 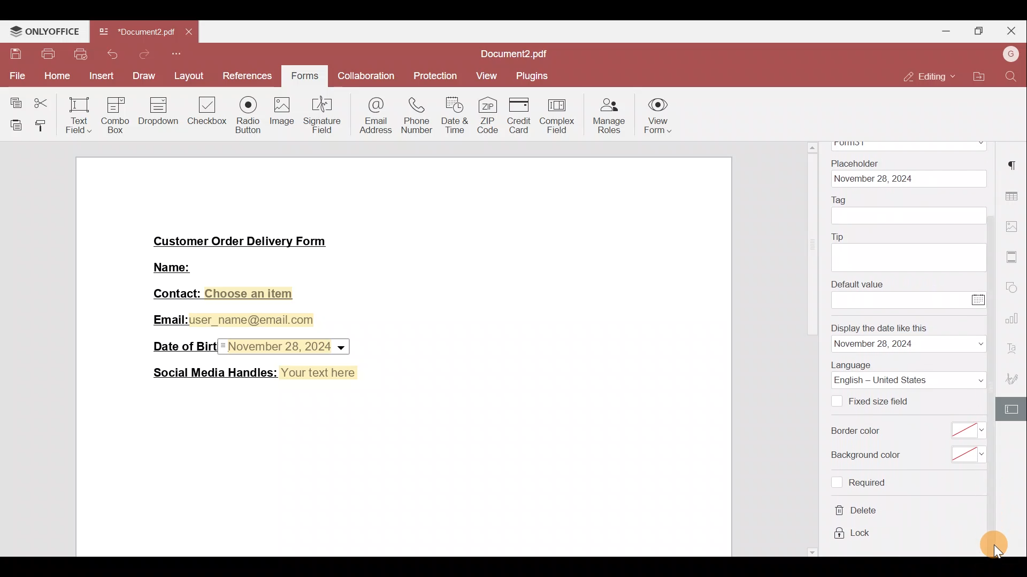 What do you see at coordinates (888, 402) in the screenshot?
I see `Fixed size field` at bounding box center [888, 402].